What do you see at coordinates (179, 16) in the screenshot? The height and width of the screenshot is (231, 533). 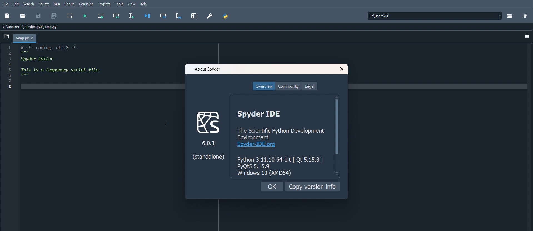 I see `Debug selection or current line` at bounding box center [179, 16].